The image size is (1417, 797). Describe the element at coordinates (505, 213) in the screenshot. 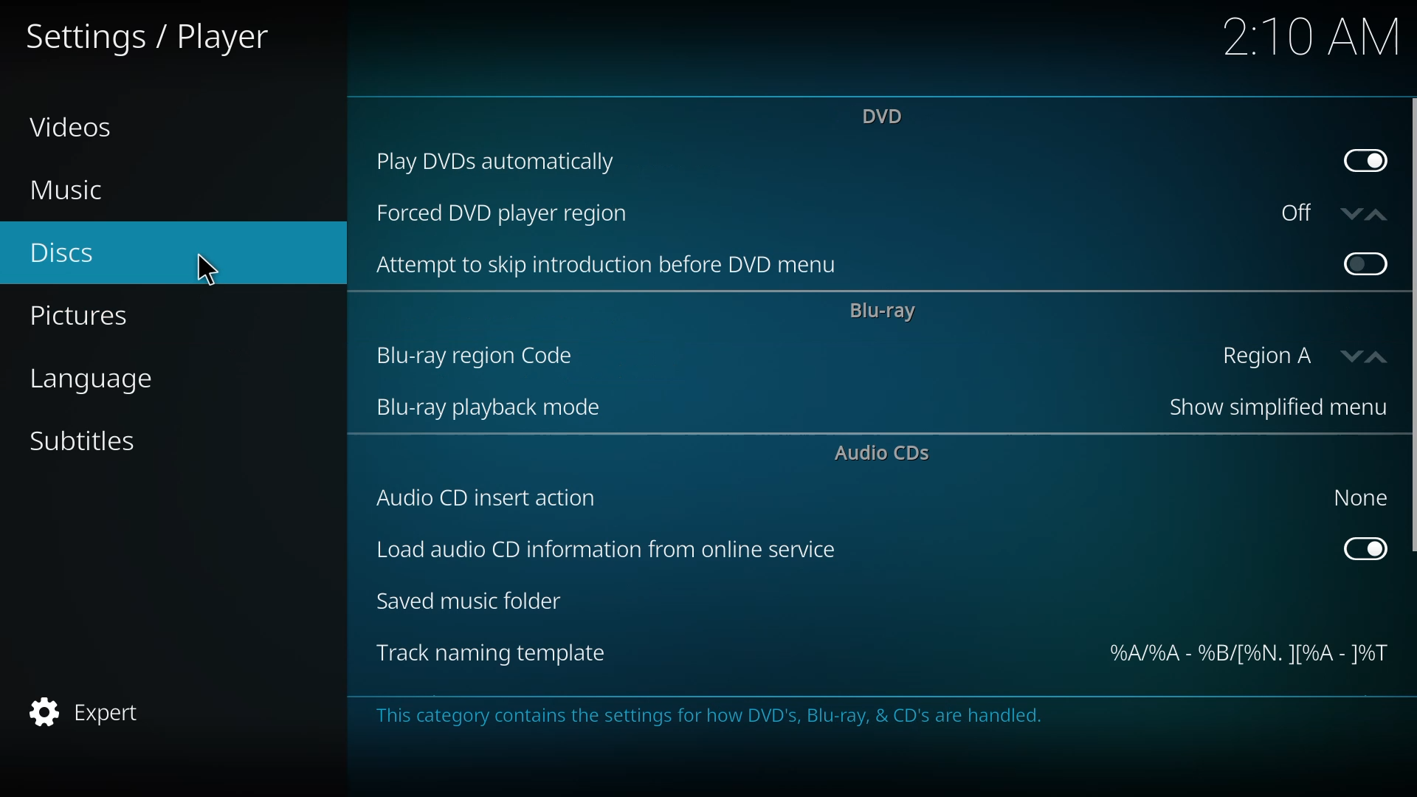

I see `forced dvd player region` at that location.